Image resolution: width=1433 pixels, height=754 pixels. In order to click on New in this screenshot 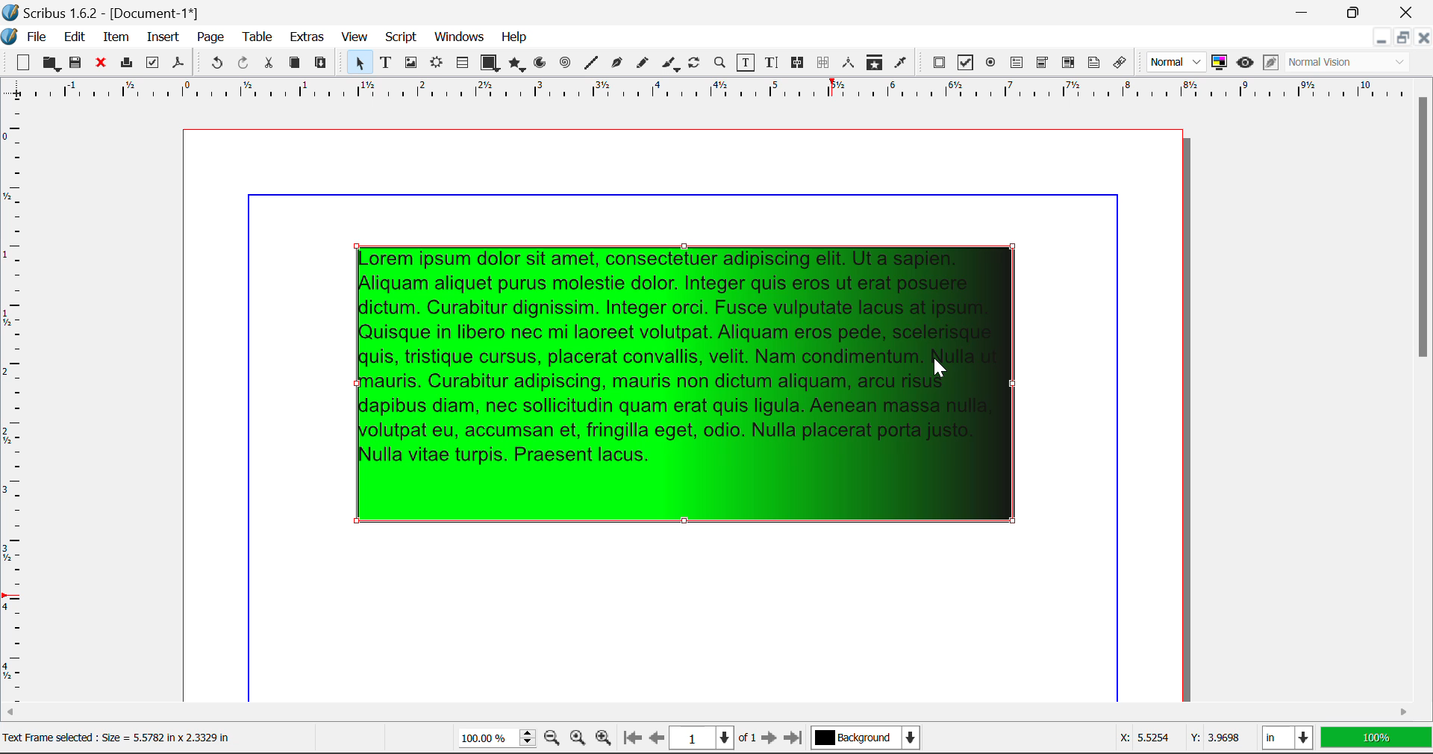, I will do `click(19, 63)`.